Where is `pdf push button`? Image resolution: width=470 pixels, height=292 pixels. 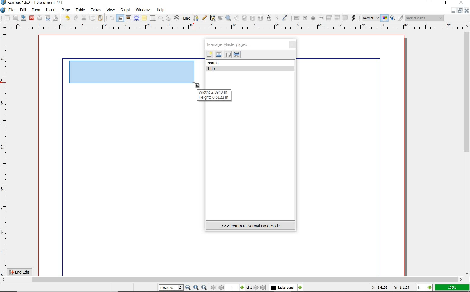 pdf push button is located at coordinates (296, 18).